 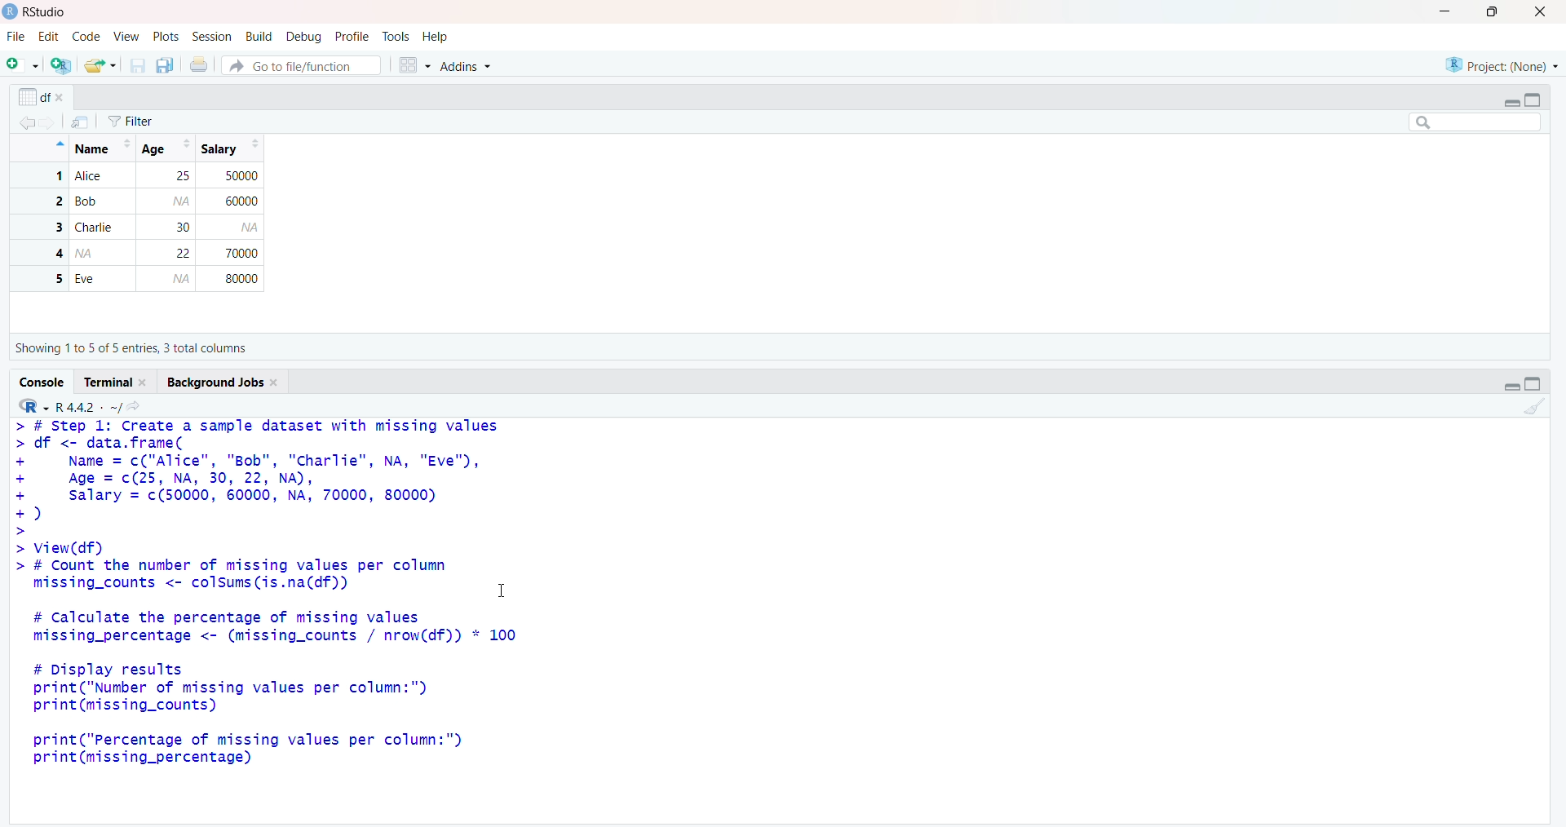 What do you see at coordinates (166, 65) in the screenshot?
I see `Save all open documents (Ctrl + Alt + S)` at bounding box center [166, 65].